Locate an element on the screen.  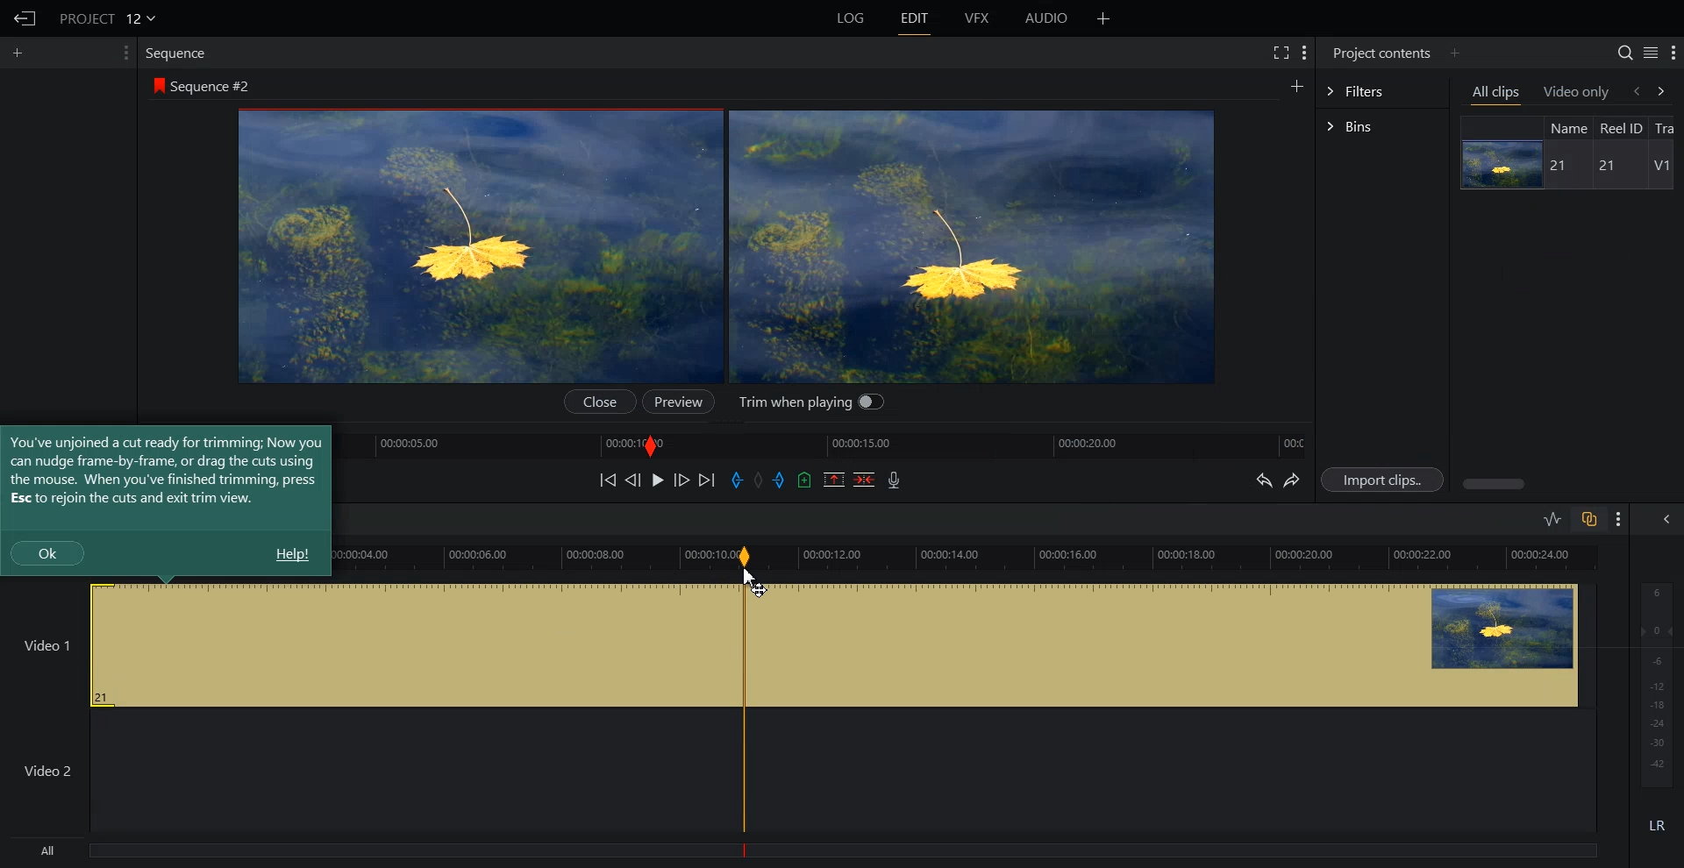
Cursor is located at coordinates (753, 581).